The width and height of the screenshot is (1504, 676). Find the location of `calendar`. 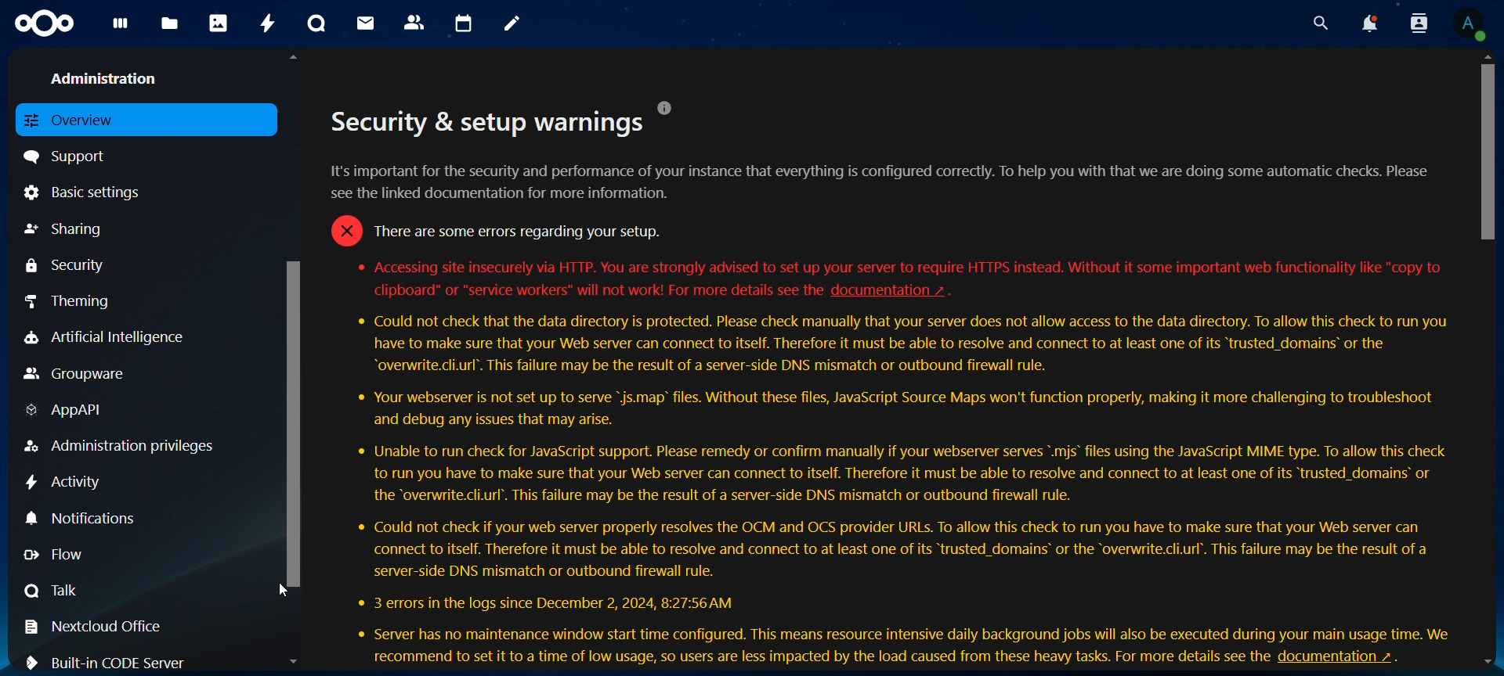

calendar is located at coordinates (465, 24).